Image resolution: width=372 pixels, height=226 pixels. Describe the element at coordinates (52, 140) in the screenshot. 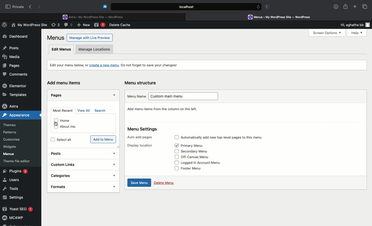

I see `checkbox` at that location.